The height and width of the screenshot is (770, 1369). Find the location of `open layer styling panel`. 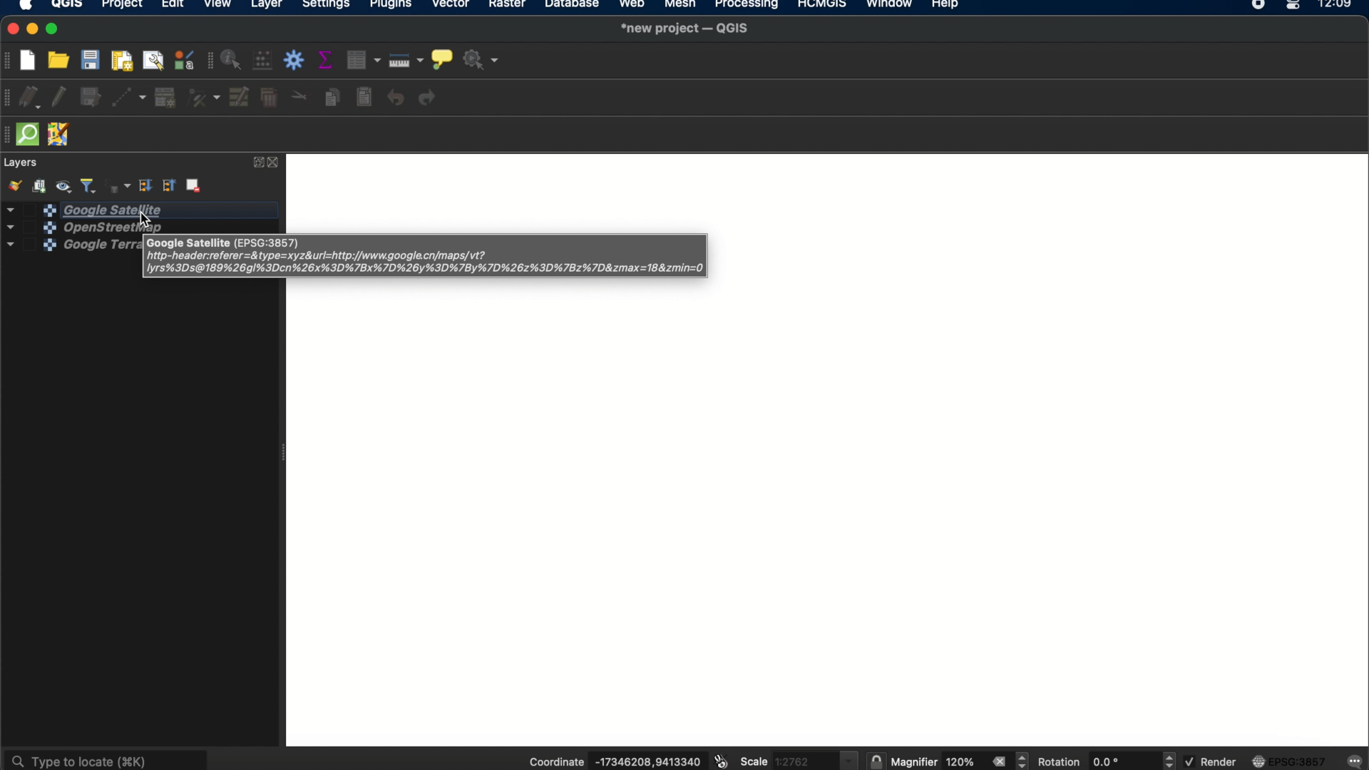

open layer styling panel is located at coordinates (14, 185).